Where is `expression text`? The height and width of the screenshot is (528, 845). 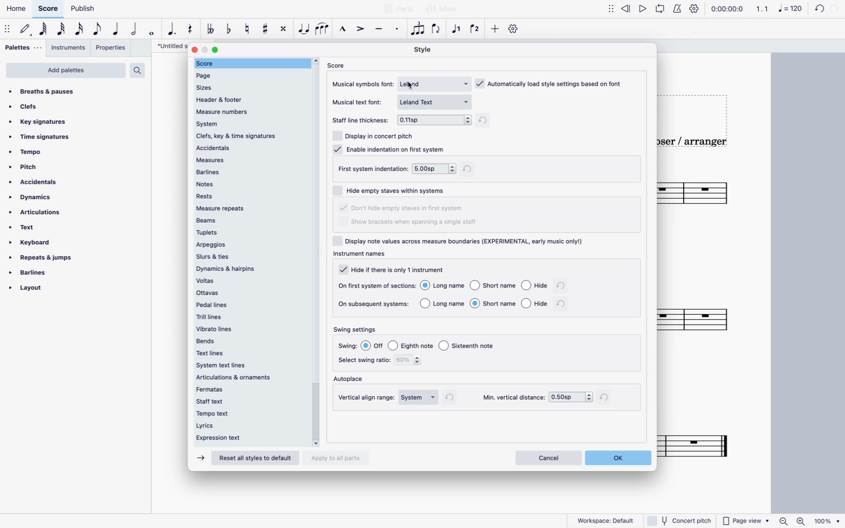 expression text is located at coordinates (247, 439).